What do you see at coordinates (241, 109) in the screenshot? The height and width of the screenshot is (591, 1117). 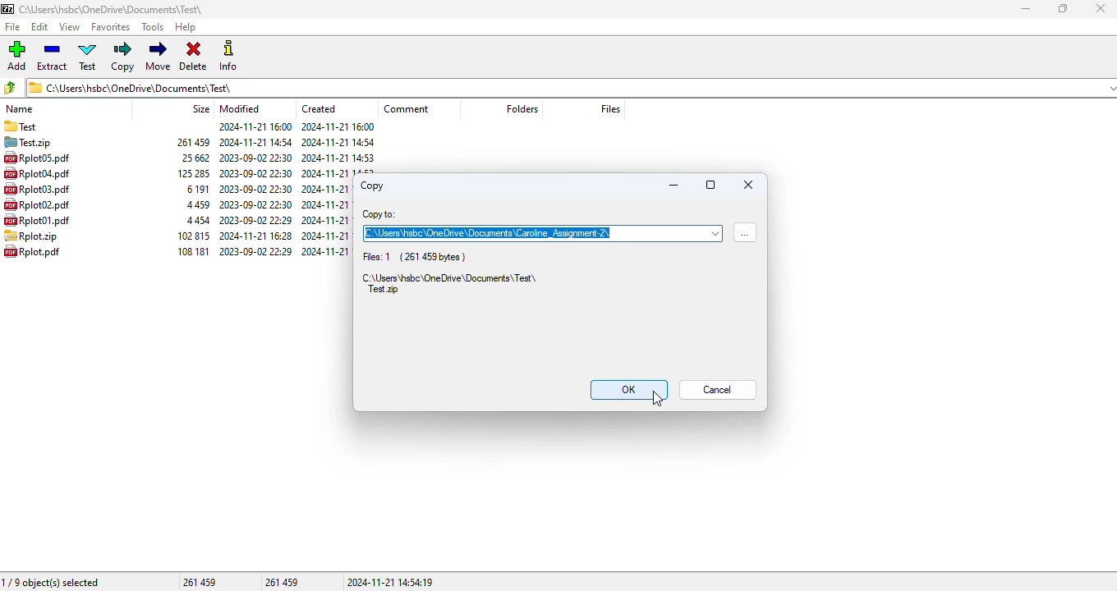 I see `modified` at bounding box center [241, 109].